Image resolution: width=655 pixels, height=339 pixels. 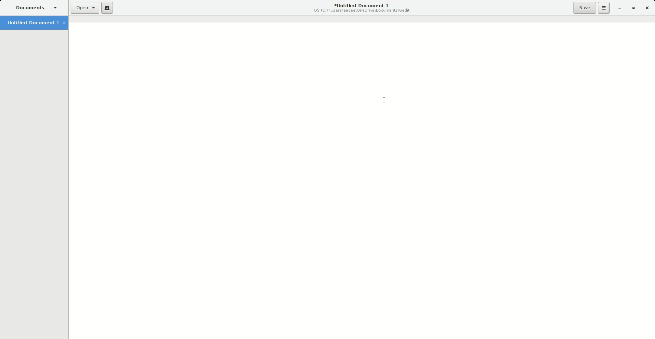 What do you see at coordinates (384, 101) in the screenshot?
I see `Cursor` at bounding box center [384, 101].